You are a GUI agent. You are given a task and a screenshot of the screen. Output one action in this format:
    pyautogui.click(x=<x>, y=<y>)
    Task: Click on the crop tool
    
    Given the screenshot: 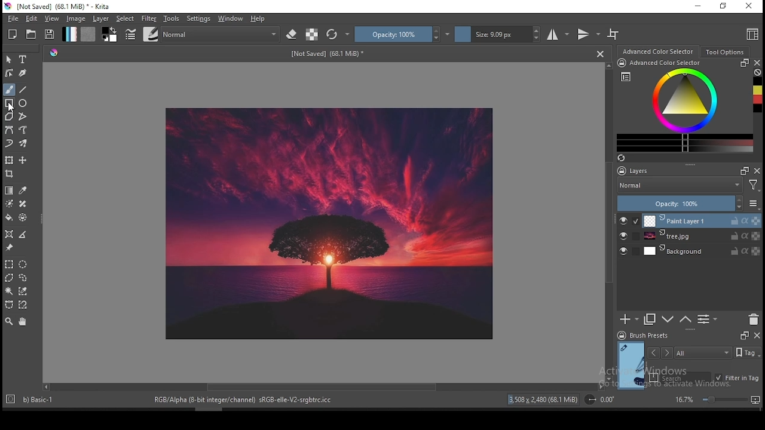 What is the action you would take?
    pyautogui.click(x=11, y=174)
    